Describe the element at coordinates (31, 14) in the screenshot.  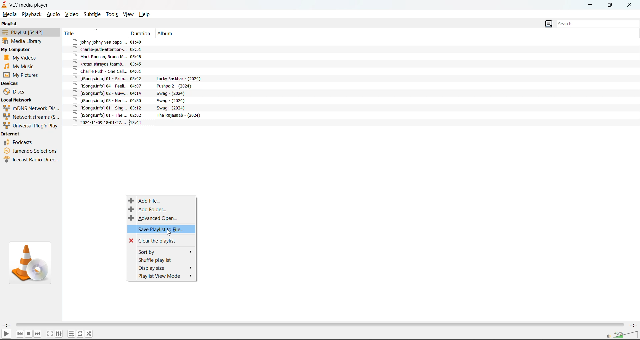
I see `playback` at that location.